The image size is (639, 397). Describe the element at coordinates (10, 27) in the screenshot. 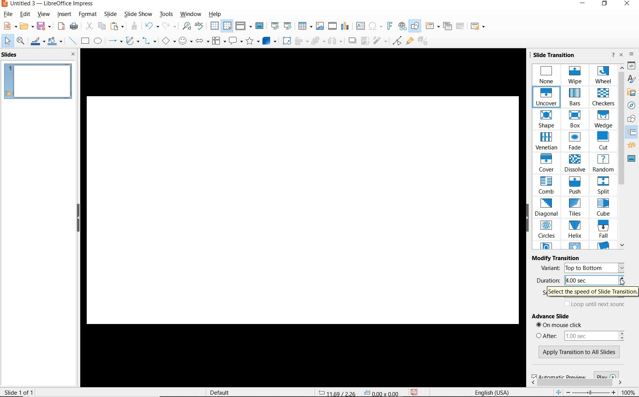

I see `NEW` at that location.